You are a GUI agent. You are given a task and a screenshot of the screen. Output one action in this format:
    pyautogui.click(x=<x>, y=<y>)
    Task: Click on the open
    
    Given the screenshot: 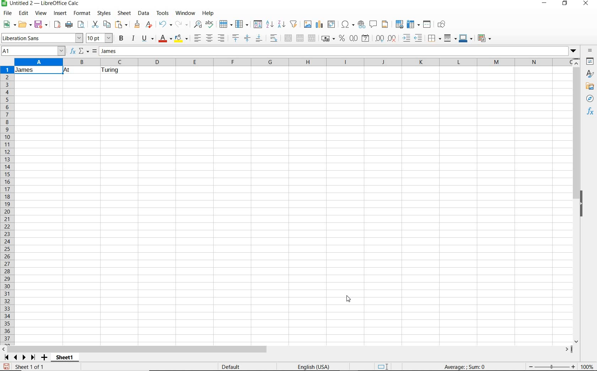 What is the action you would take?
    pyautogui.click(x=25, y=25)
    